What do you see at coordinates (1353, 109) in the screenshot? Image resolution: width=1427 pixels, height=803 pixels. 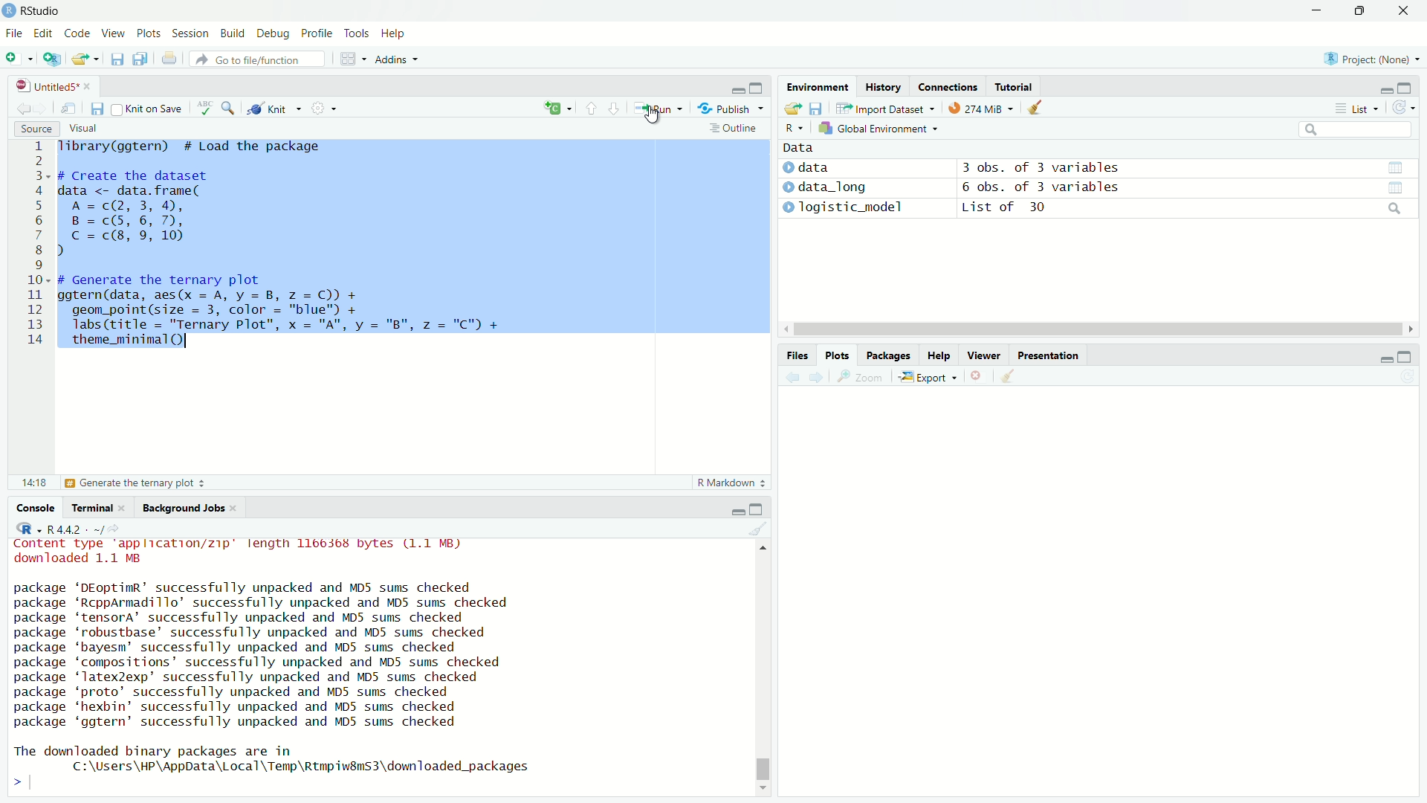 I see `List` at bounding box center [1353, 109].